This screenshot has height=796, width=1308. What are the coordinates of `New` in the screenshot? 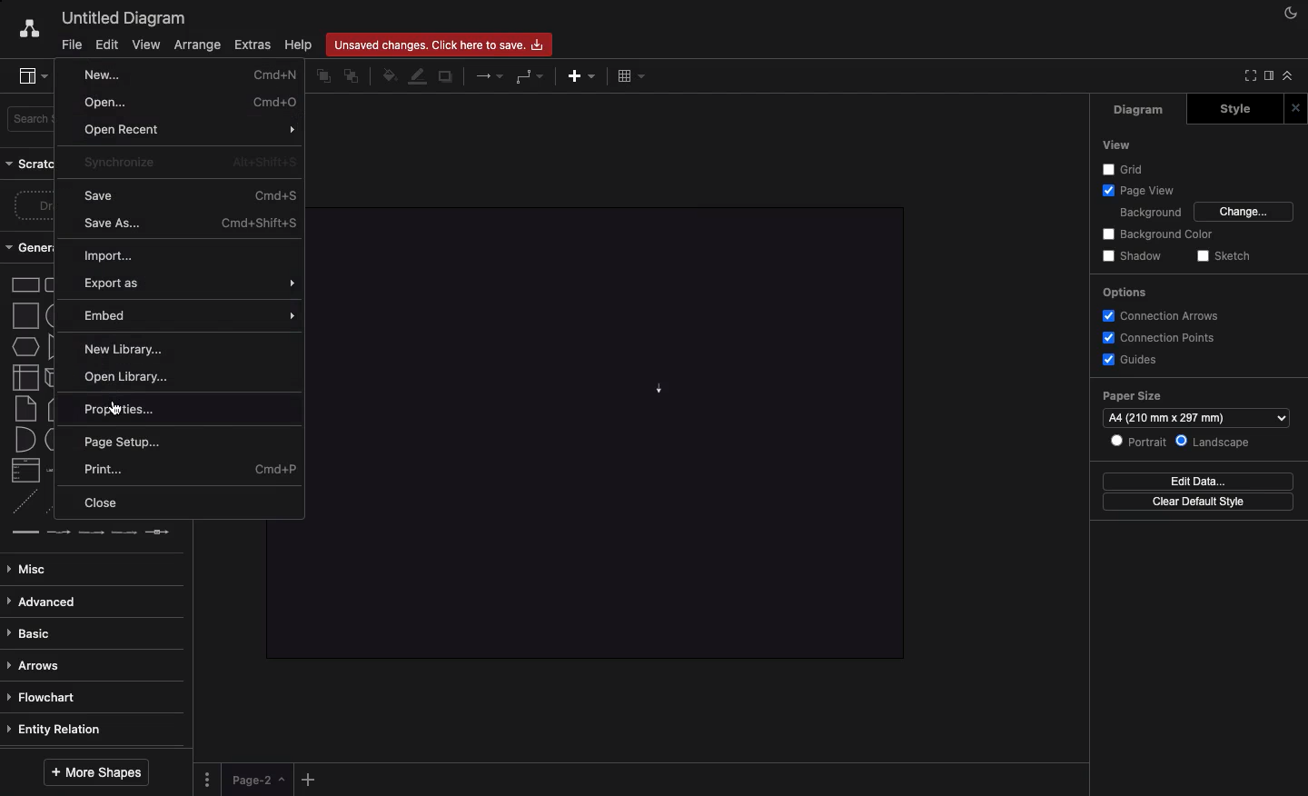 It's located at (193, 75).